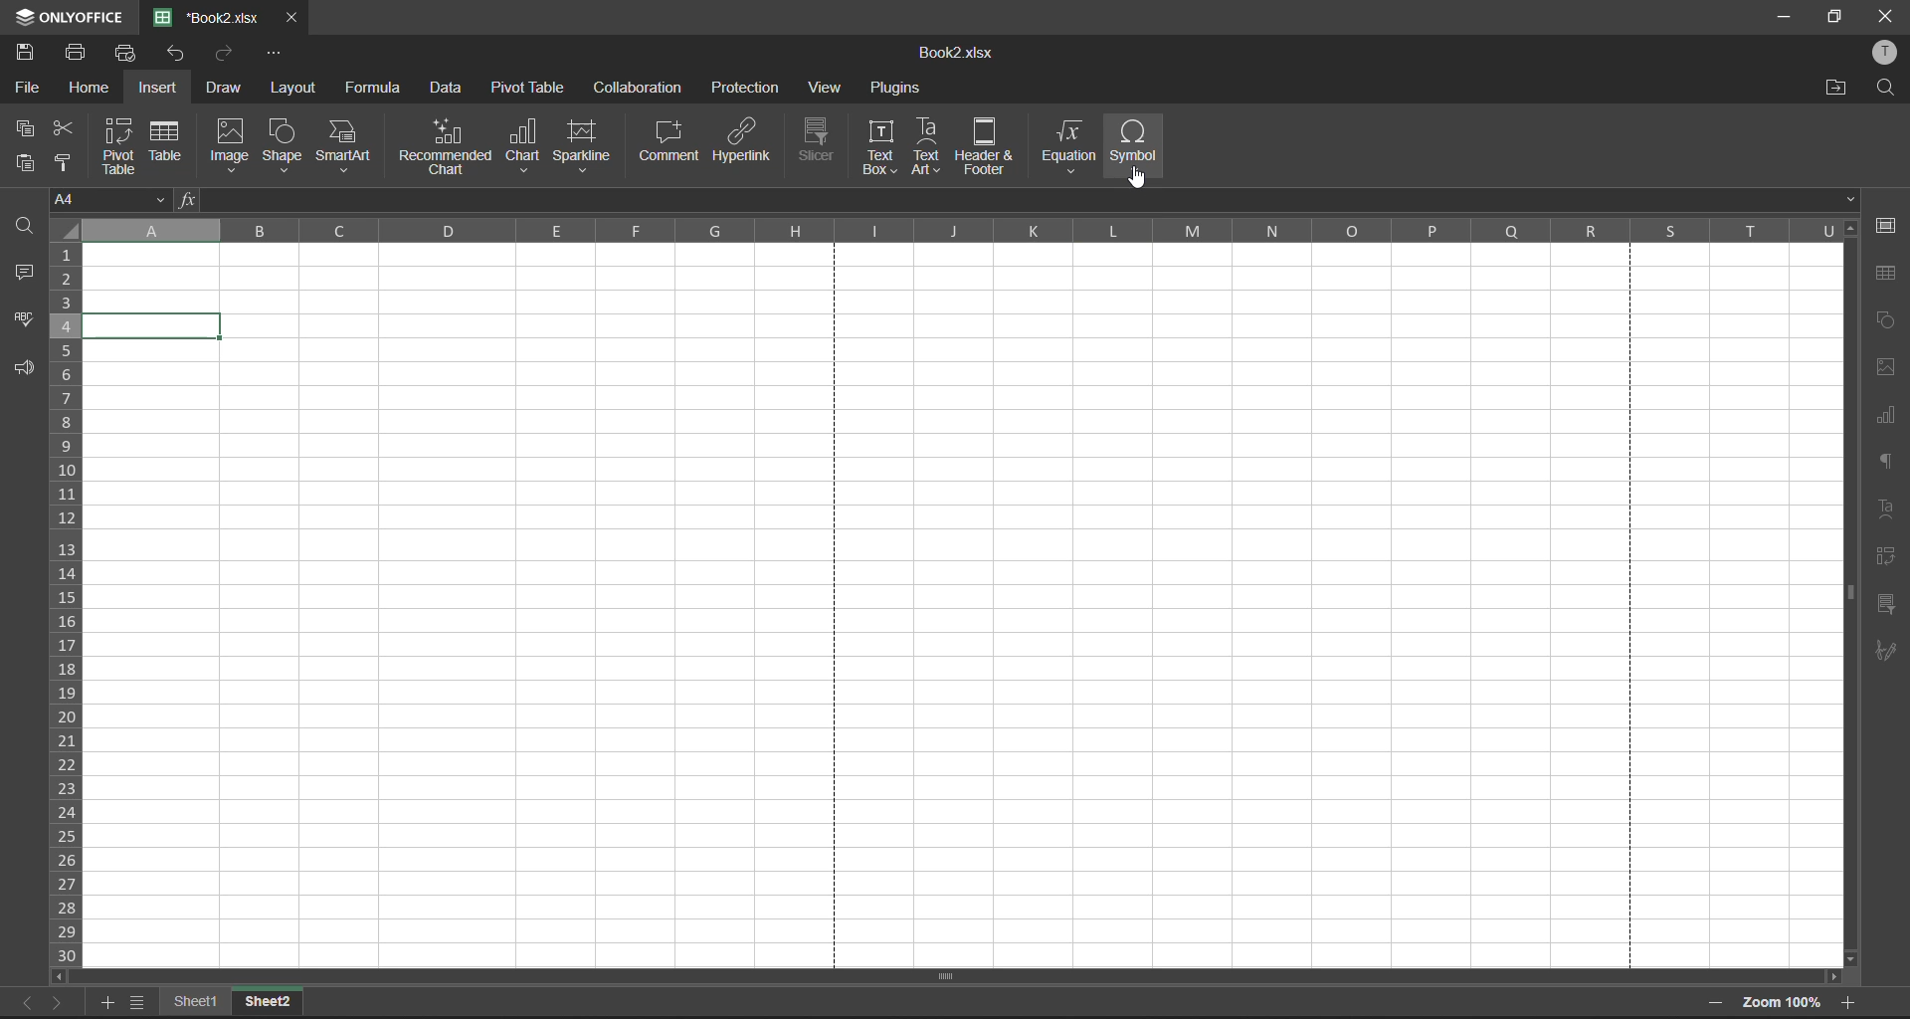 The height and width of the screenshot is (1019, 1910). I want to click on signature, so click(1887, 649).